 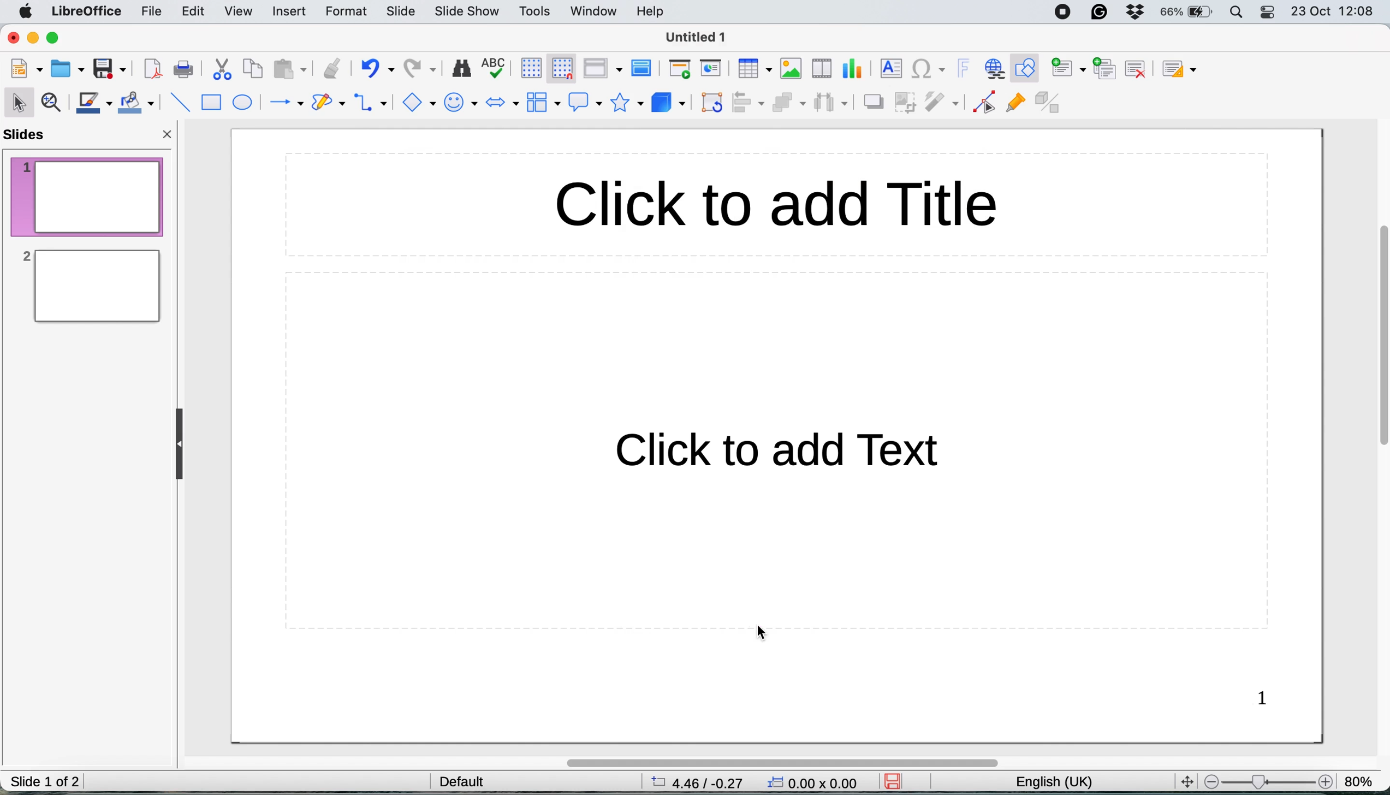 I want to click on 4.46/-0.27, so click(x=704, y=782).